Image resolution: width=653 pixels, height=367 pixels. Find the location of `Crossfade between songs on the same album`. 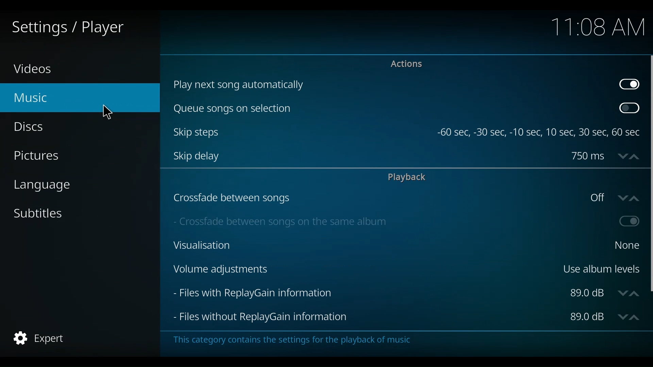

Crossfade between songs on the same album is located at coordinates (381, 221).